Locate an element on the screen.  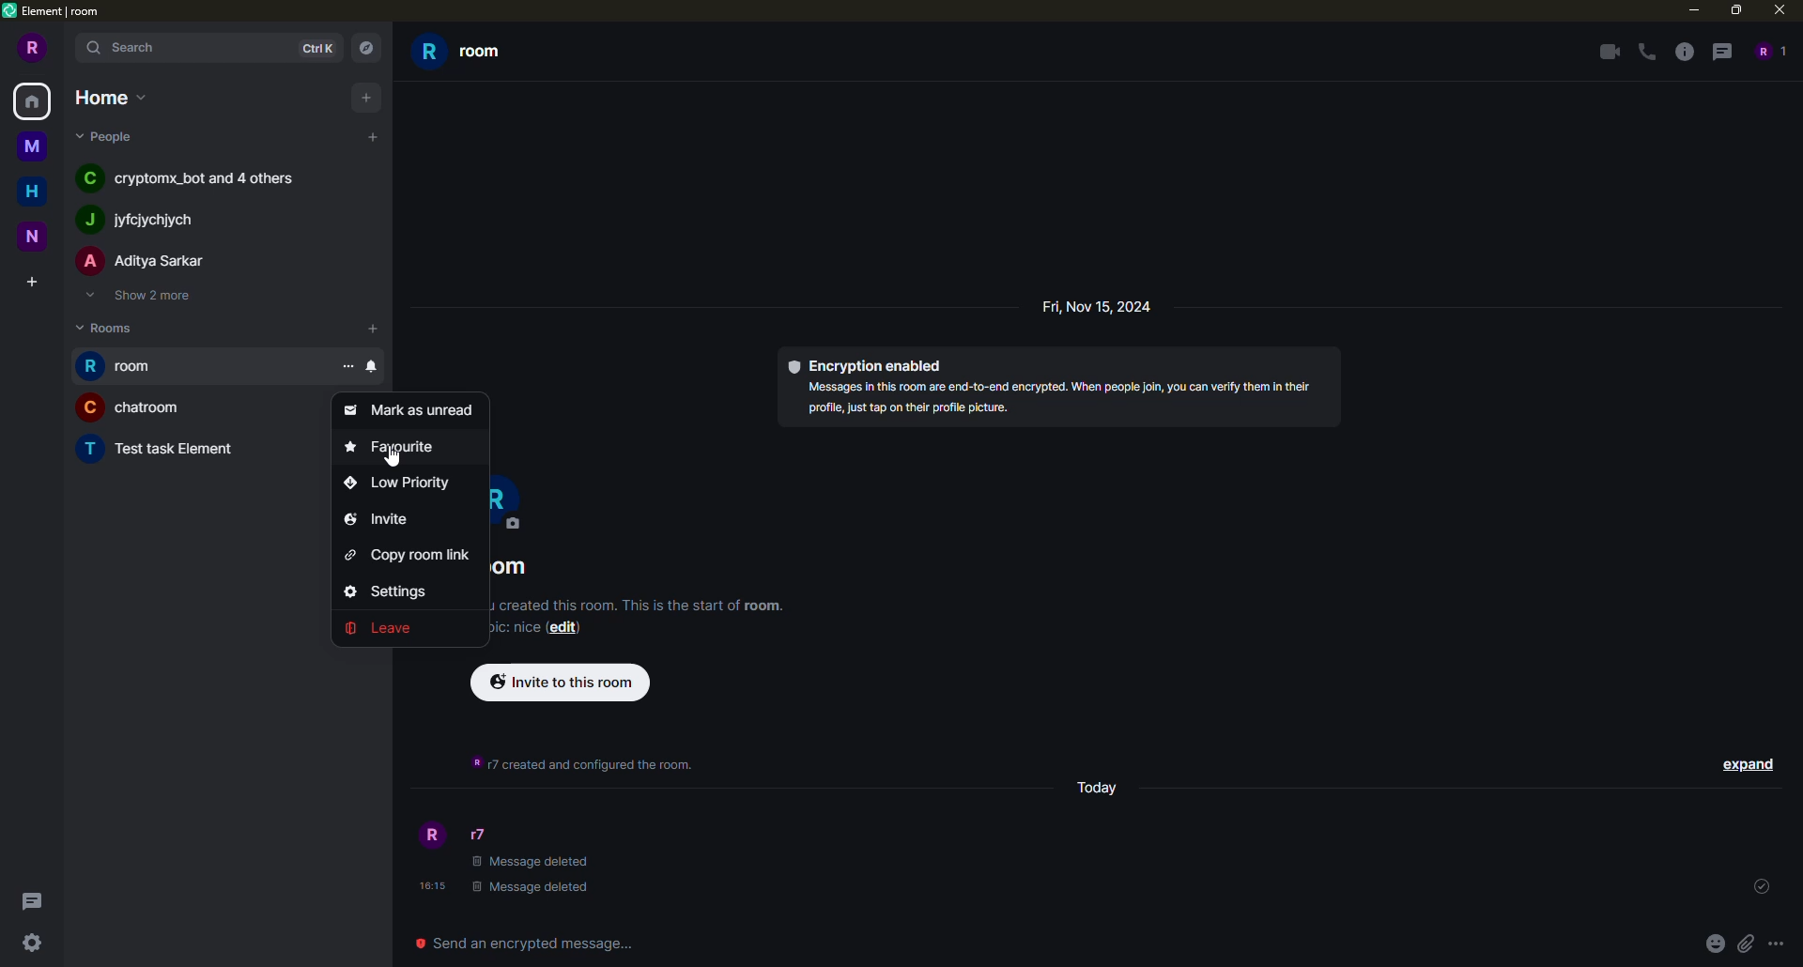
favorite is located at coordinates (398, 446).